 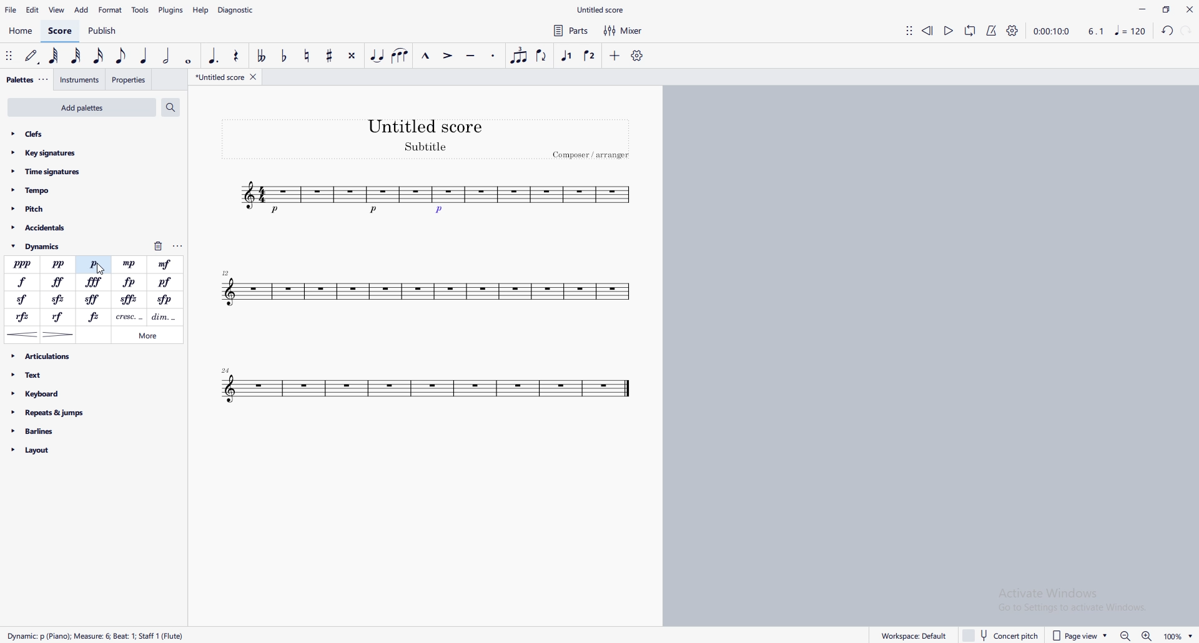 What do you see at coordinates (1167, 9) in the screenshot?
I see `maximize` at bounding box center [1167, 9].